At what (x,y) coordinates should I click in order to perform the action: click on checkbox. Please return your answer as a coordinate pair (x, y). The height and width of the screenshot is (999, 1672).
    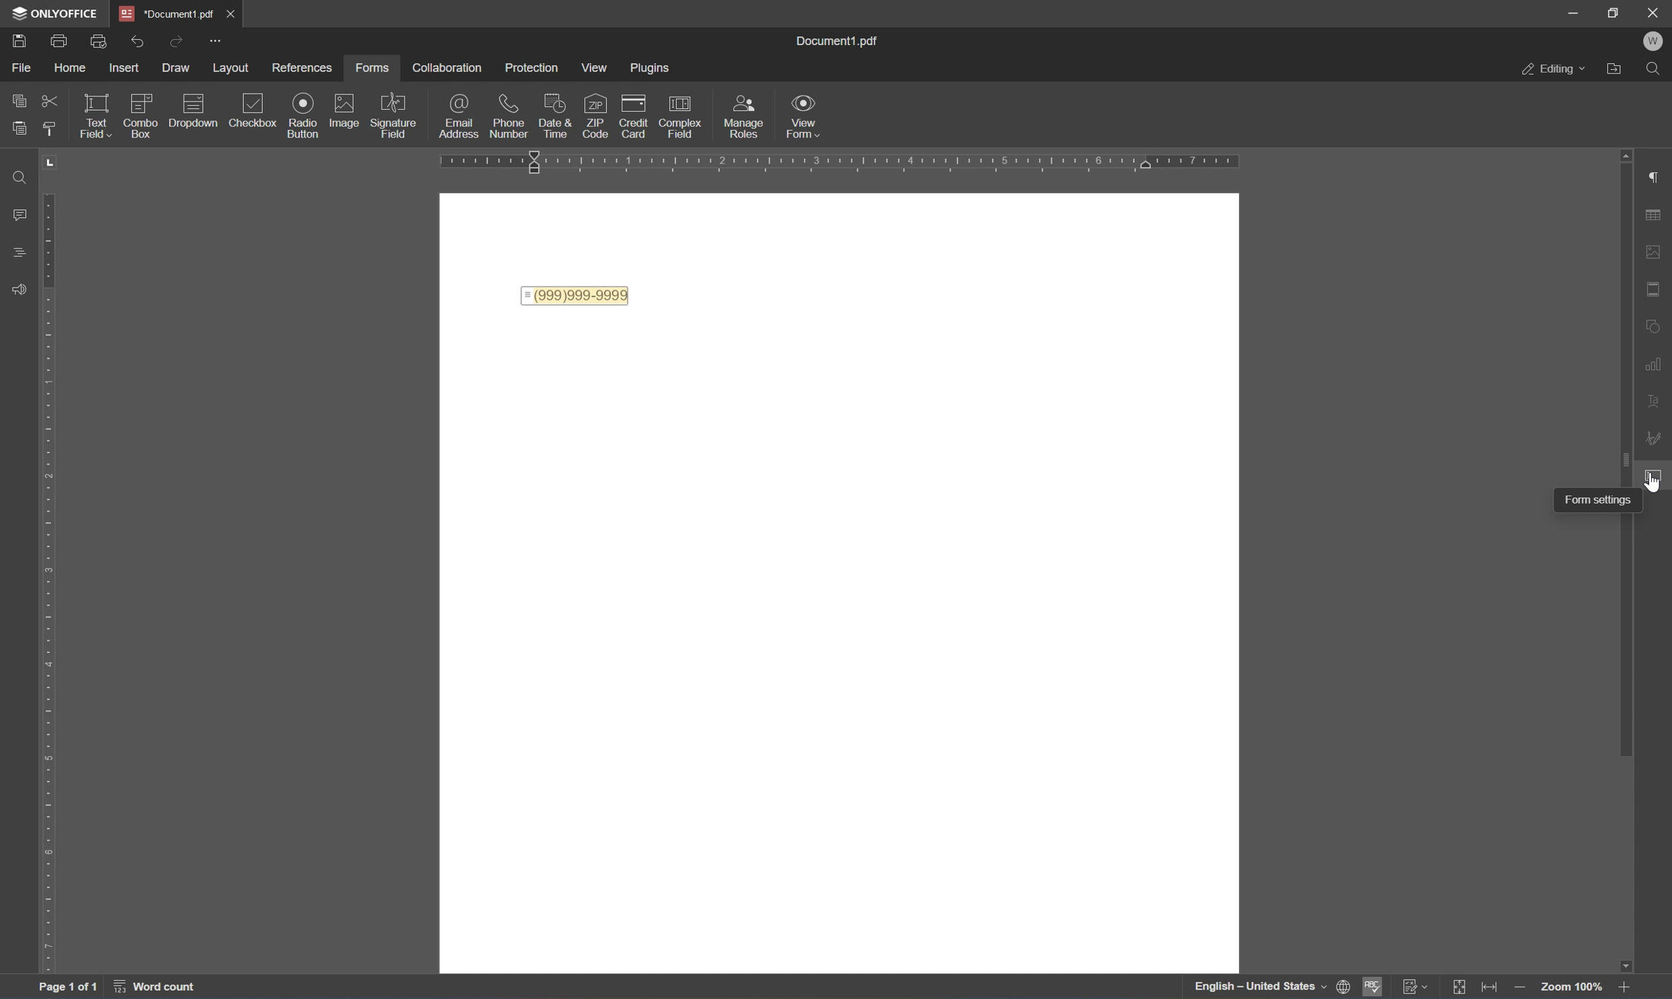
    Looking at the image, I should click on (257, 109).